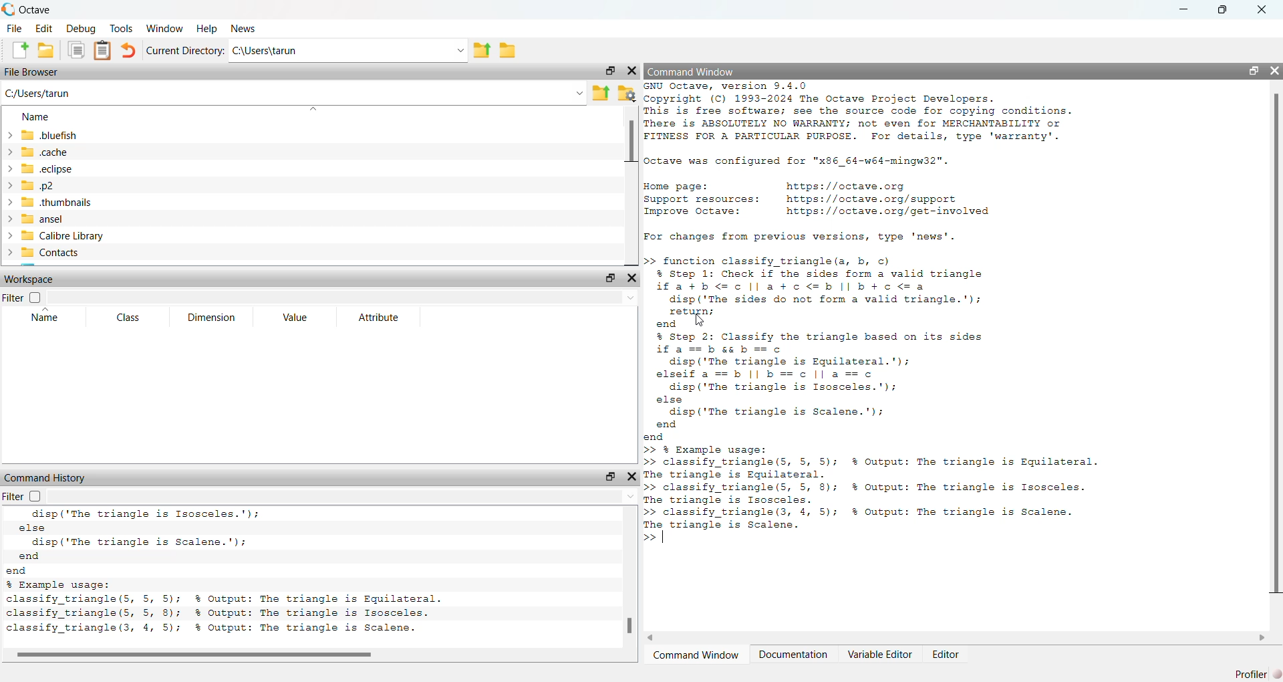 This screenshot has width=1283, height=682. What do you see at coordinates (849, 386) in the screenshot?
I see `code to classify triangle based on its sides` at bounding box center [849, 386].